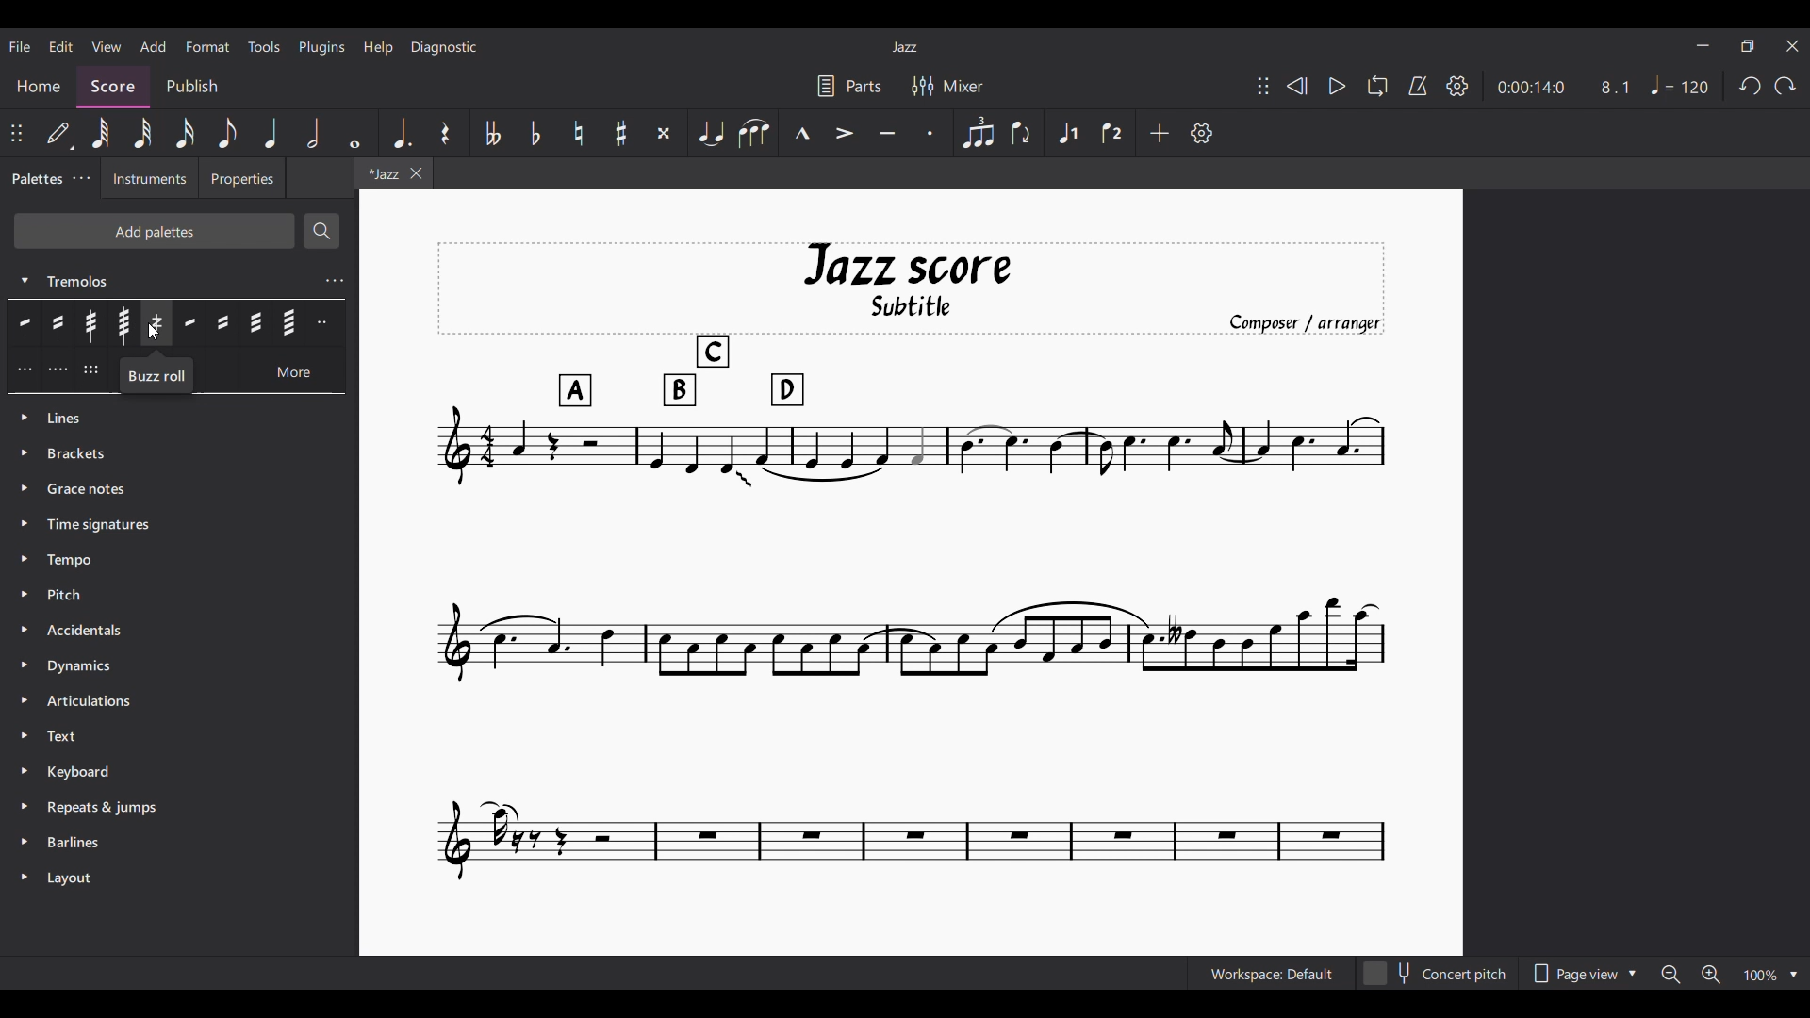 The image size is (1810, 1018). What do you see at coordinates (184, 133) in the screenshot?
I see `16th note` at bounding box center [184, 133].